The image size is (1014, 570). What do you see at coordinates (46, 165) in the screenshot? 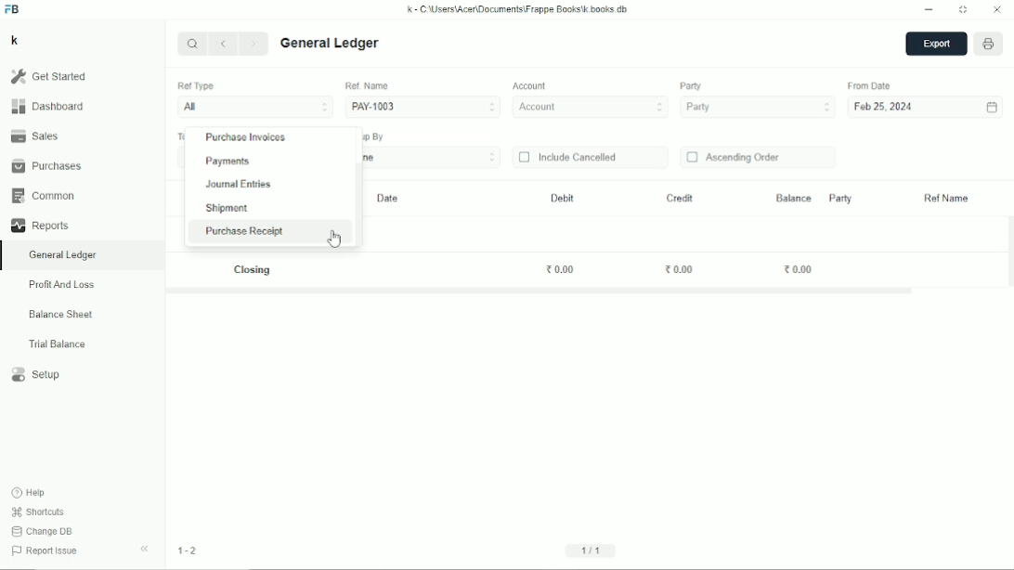
I see `Purchases` at bounding box center [46, 165].